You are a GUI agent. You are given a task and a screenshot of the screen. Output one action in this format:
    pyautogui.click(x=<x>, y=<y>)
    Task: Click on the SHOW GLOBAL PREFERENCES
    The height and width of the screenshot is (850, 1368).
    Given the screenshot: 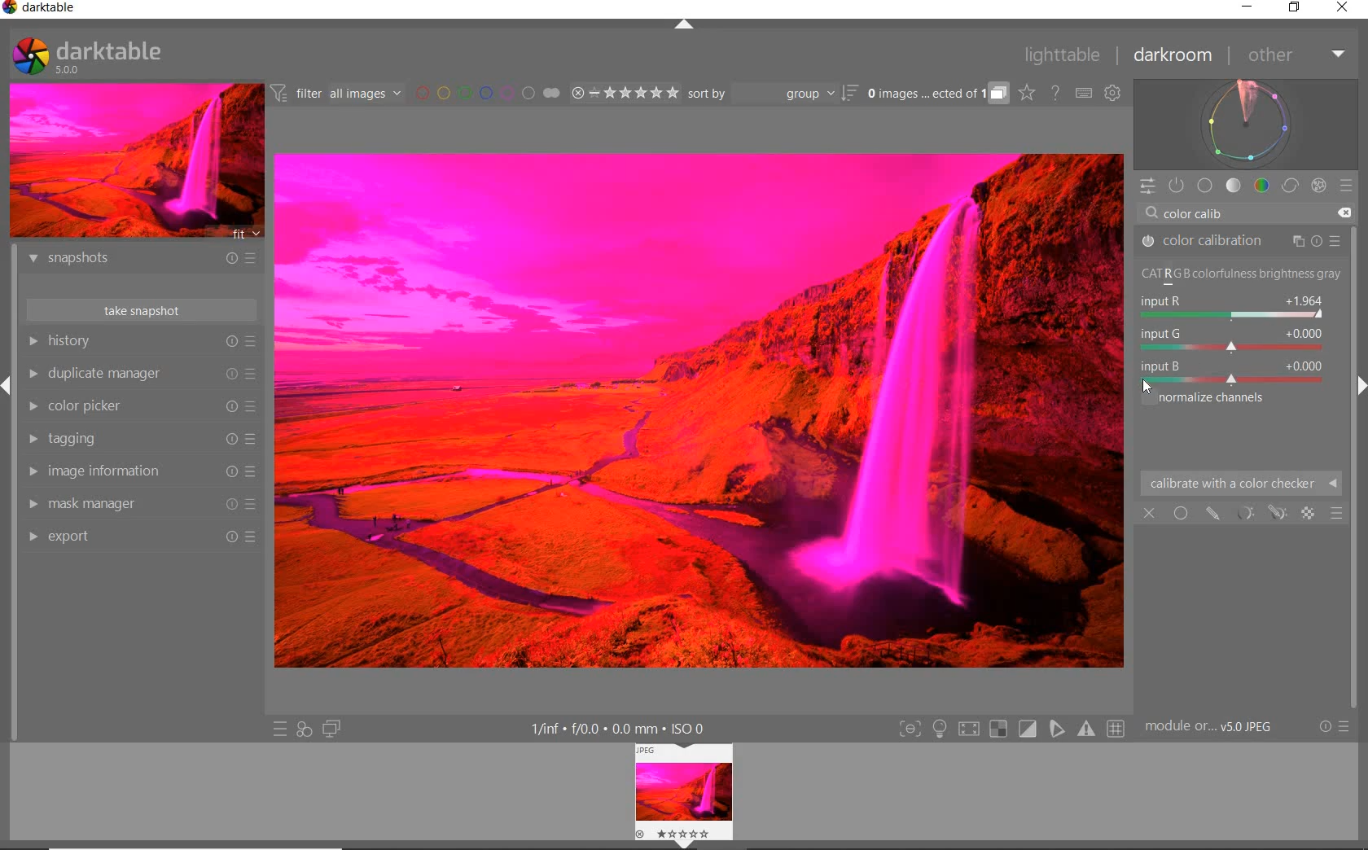 What is the action you would take?
    pyautogui.click(x=1112, y=93)
    